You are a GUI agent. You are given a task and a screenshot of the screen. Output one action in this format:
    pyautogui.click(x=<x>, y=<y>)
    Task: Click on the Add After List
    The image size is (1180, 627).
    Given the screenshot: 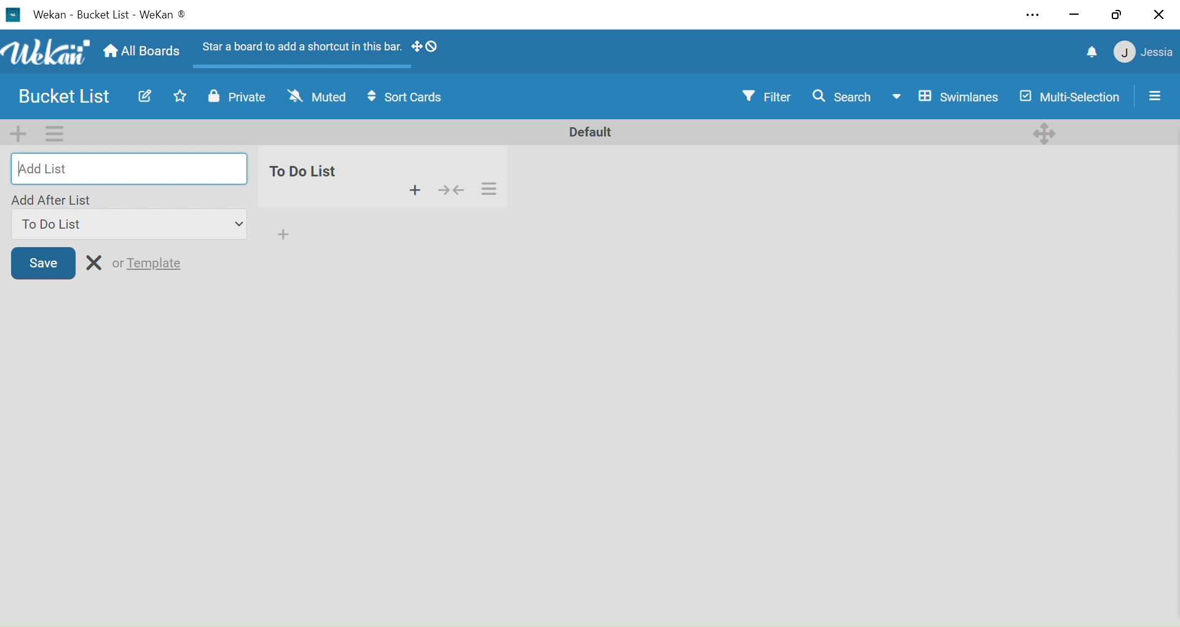 What is the action you would take?
    pyautogui.click(x=128, y=200)
    